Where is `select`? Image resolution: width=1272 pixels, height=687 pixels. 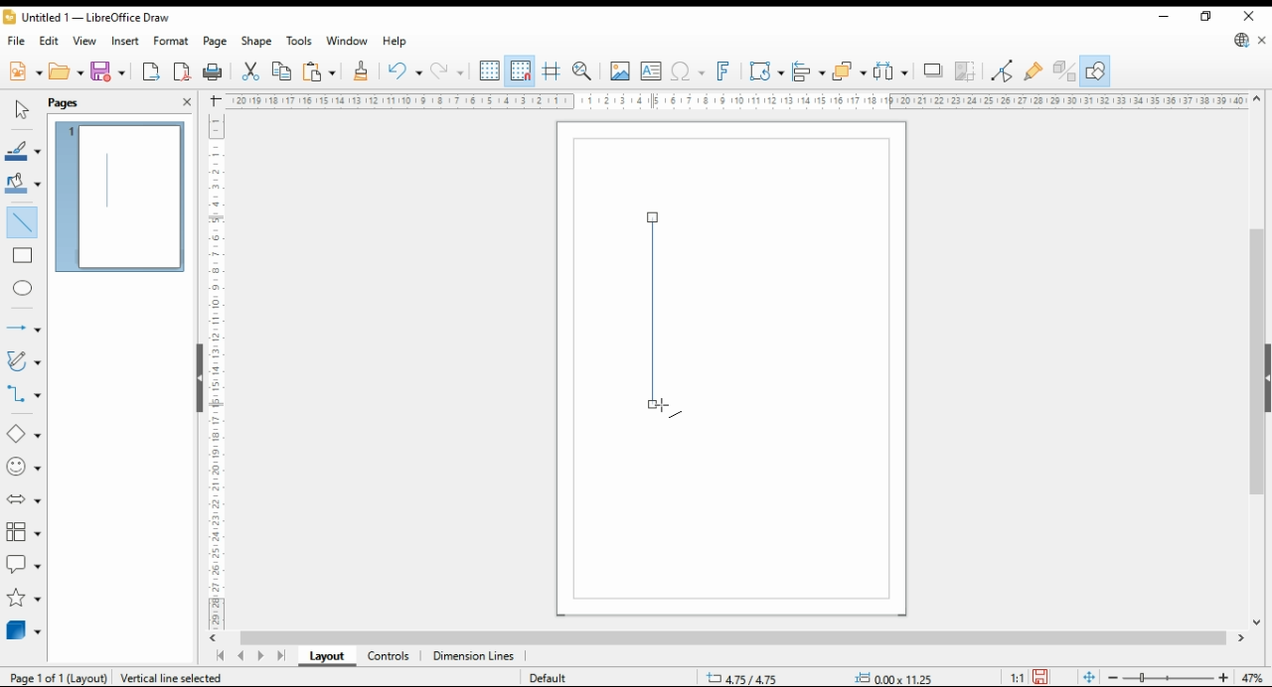
select is located at coordinates (19, 110).